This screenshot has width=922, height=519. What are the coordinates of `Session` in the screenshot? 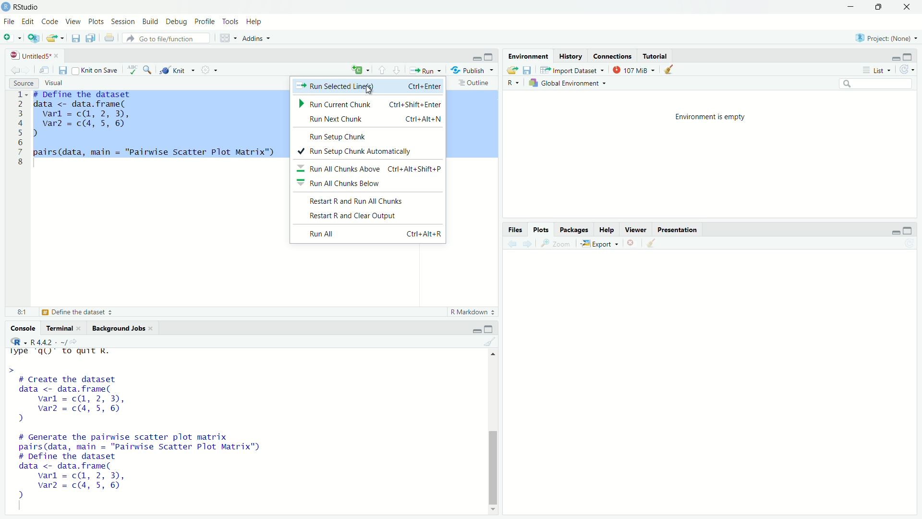 It's located at (123, 21).